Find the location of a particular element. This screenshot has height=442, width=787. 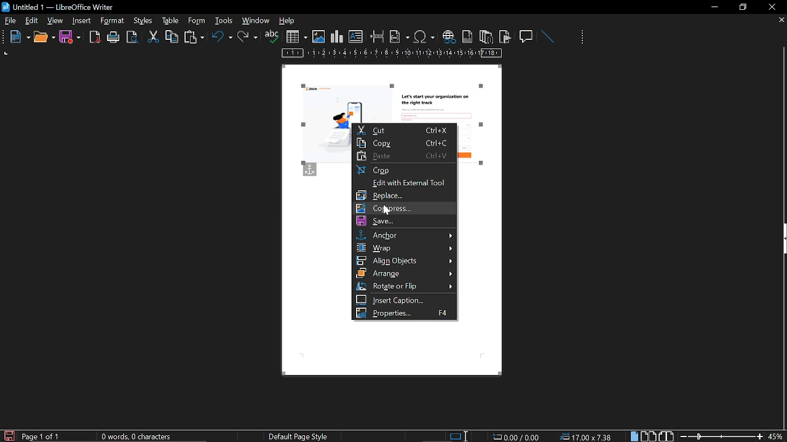

save is located at coordinates (9, 435).